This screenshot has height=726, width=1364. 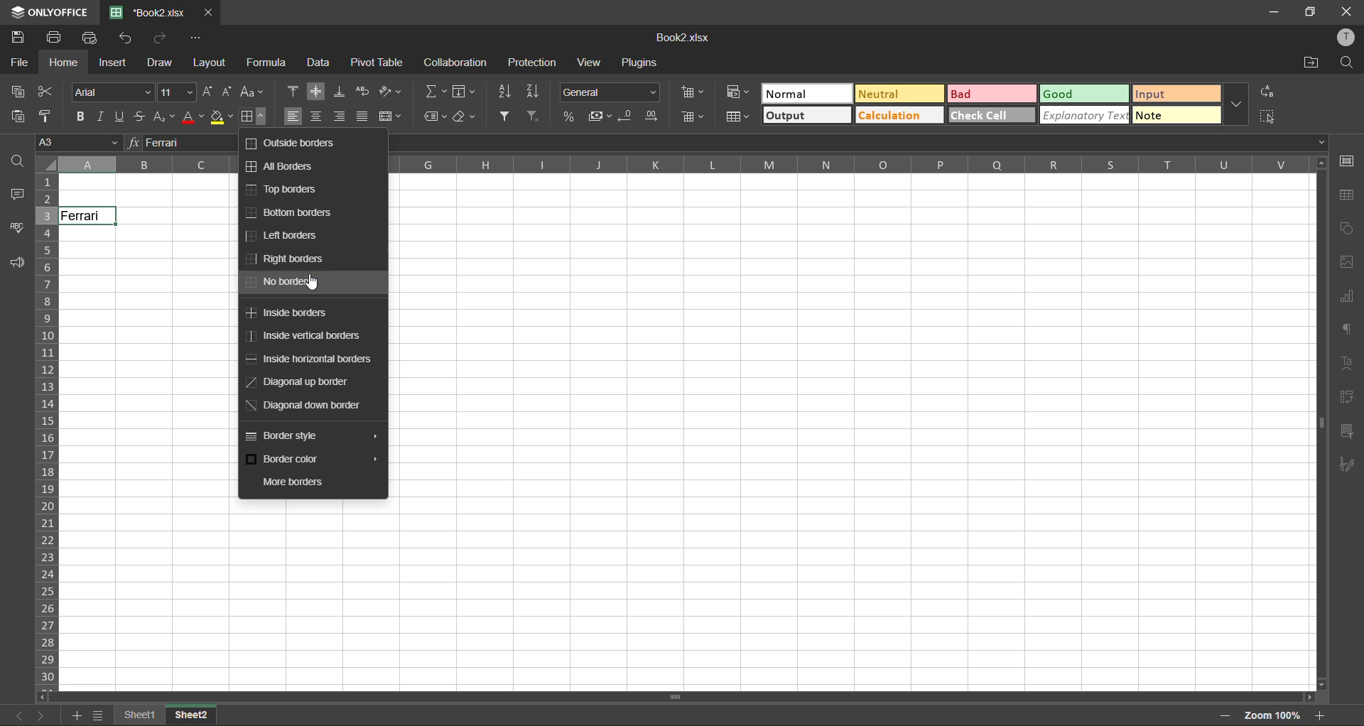 What do you see at coordinates (1346, 467) in the screenshot?
I see `signature` at bounding box center [1346, 467].